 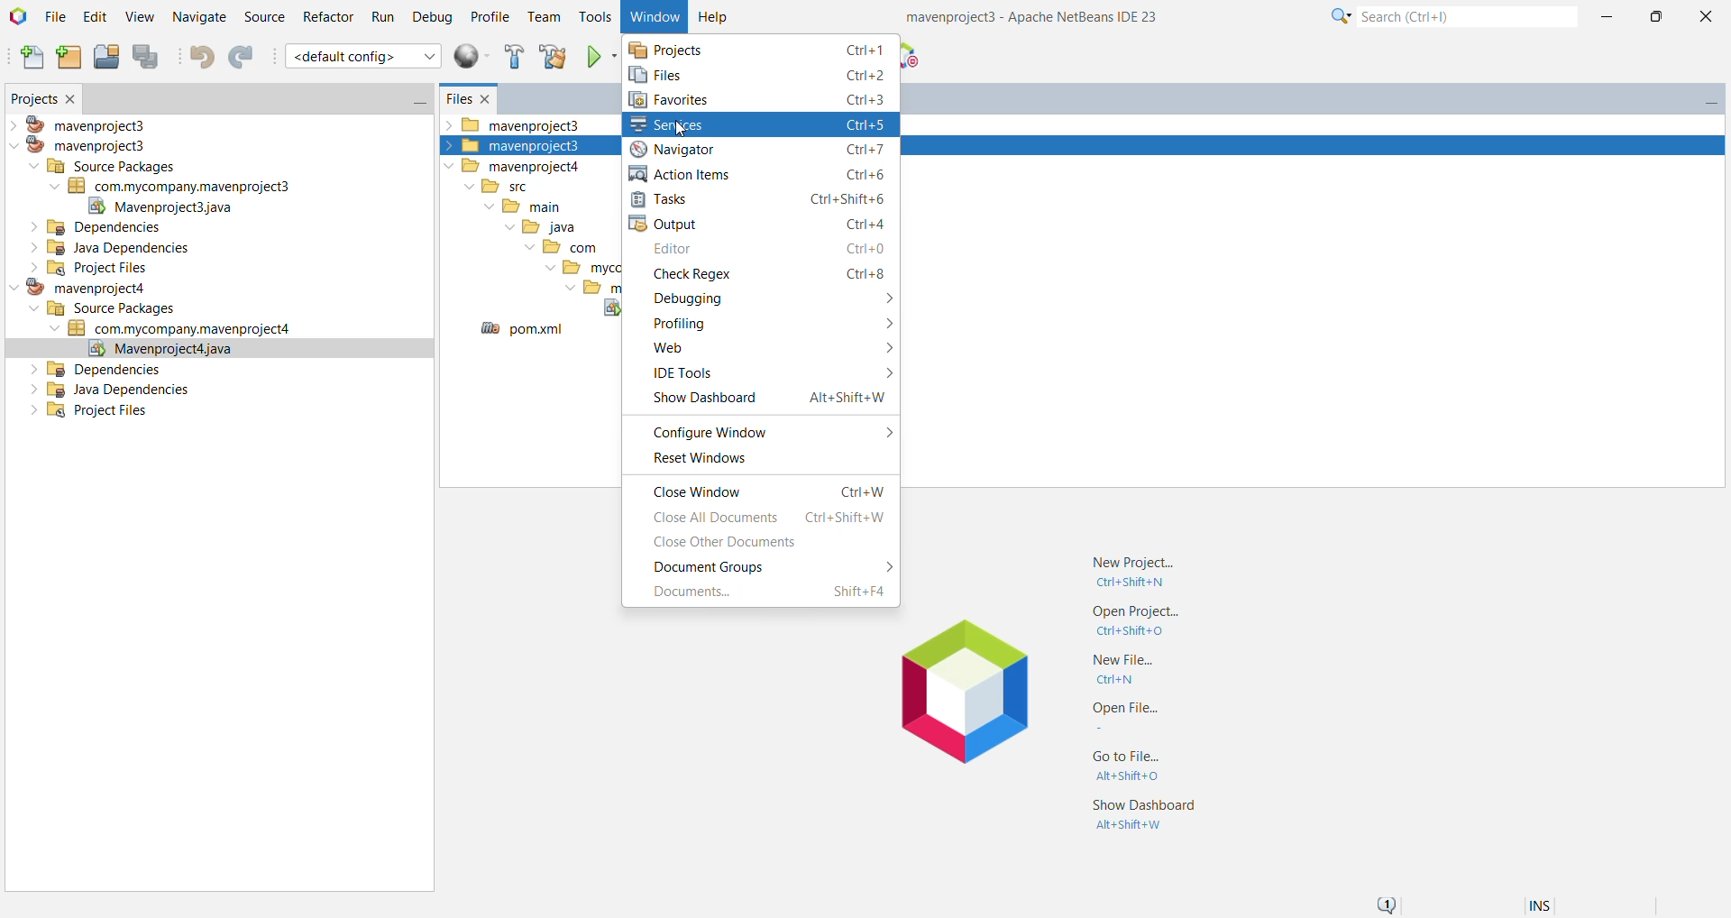 What do you see at coordinates (1336, 19) in the screenshot?
I see `Click for Category Selection` at bounding box center [1336, 19].